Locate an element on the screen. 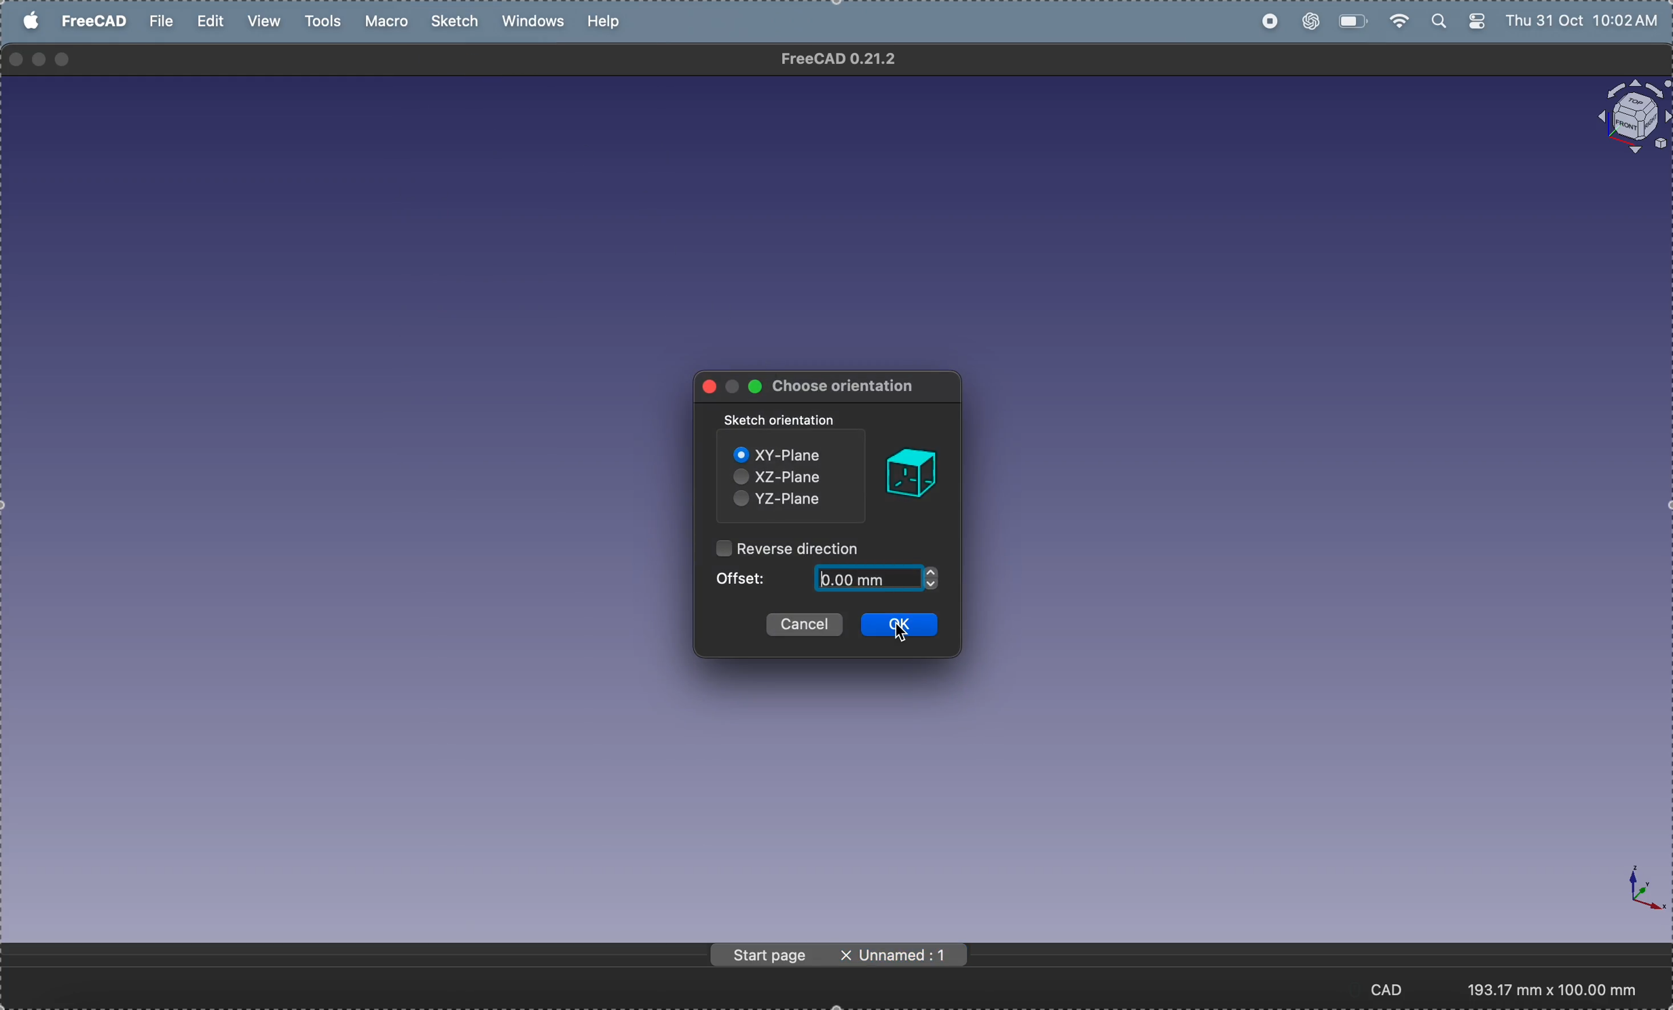 This screenshot has width=1673, height=1010. help is located at coordinates (606, 20).